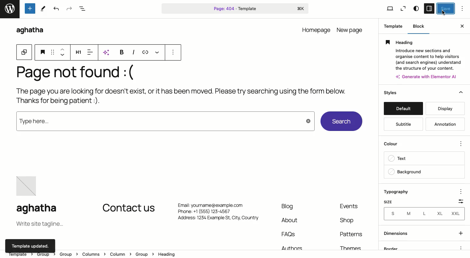 The image size is (470, 258). Describe the element at coordinates (416, 9) in the screenshot. I see `Style` at that location.